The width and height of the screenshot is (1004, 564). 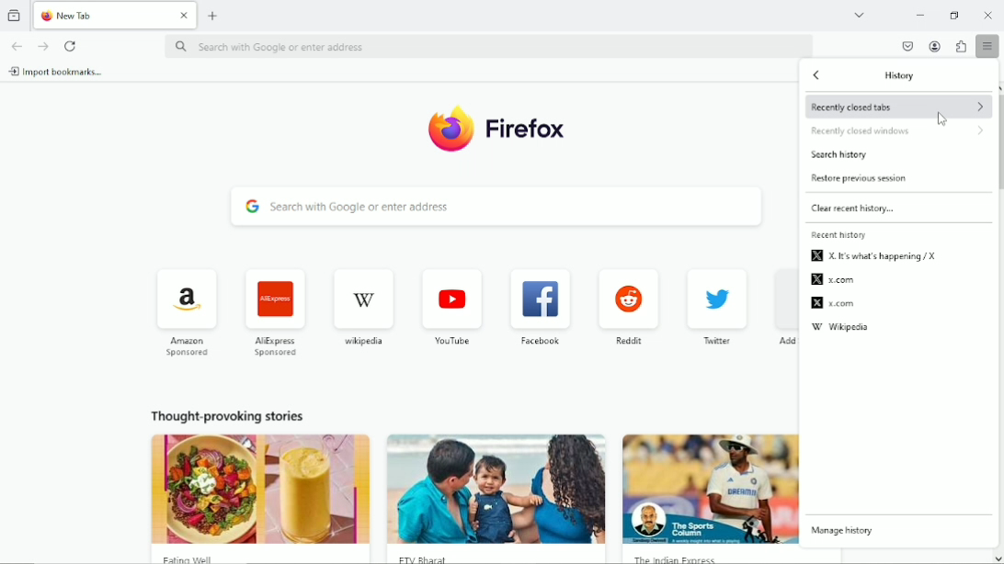 What do you see at coordinates (62, 73) in the screenshot?
I see `import bookmarks` at bounding box center [62, 73].